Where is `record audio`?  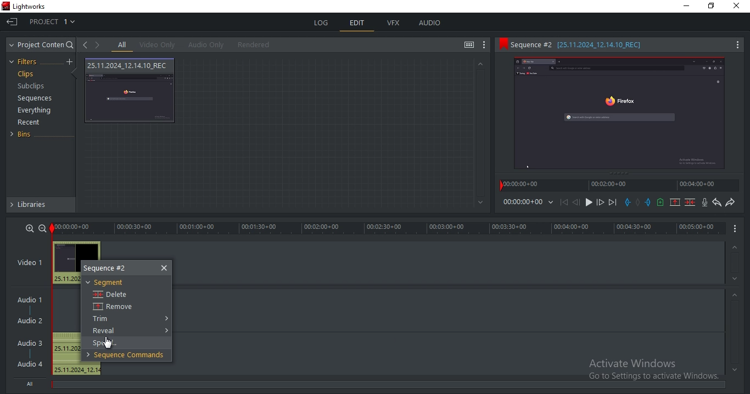 record audio is located at coordinates (704, 203).